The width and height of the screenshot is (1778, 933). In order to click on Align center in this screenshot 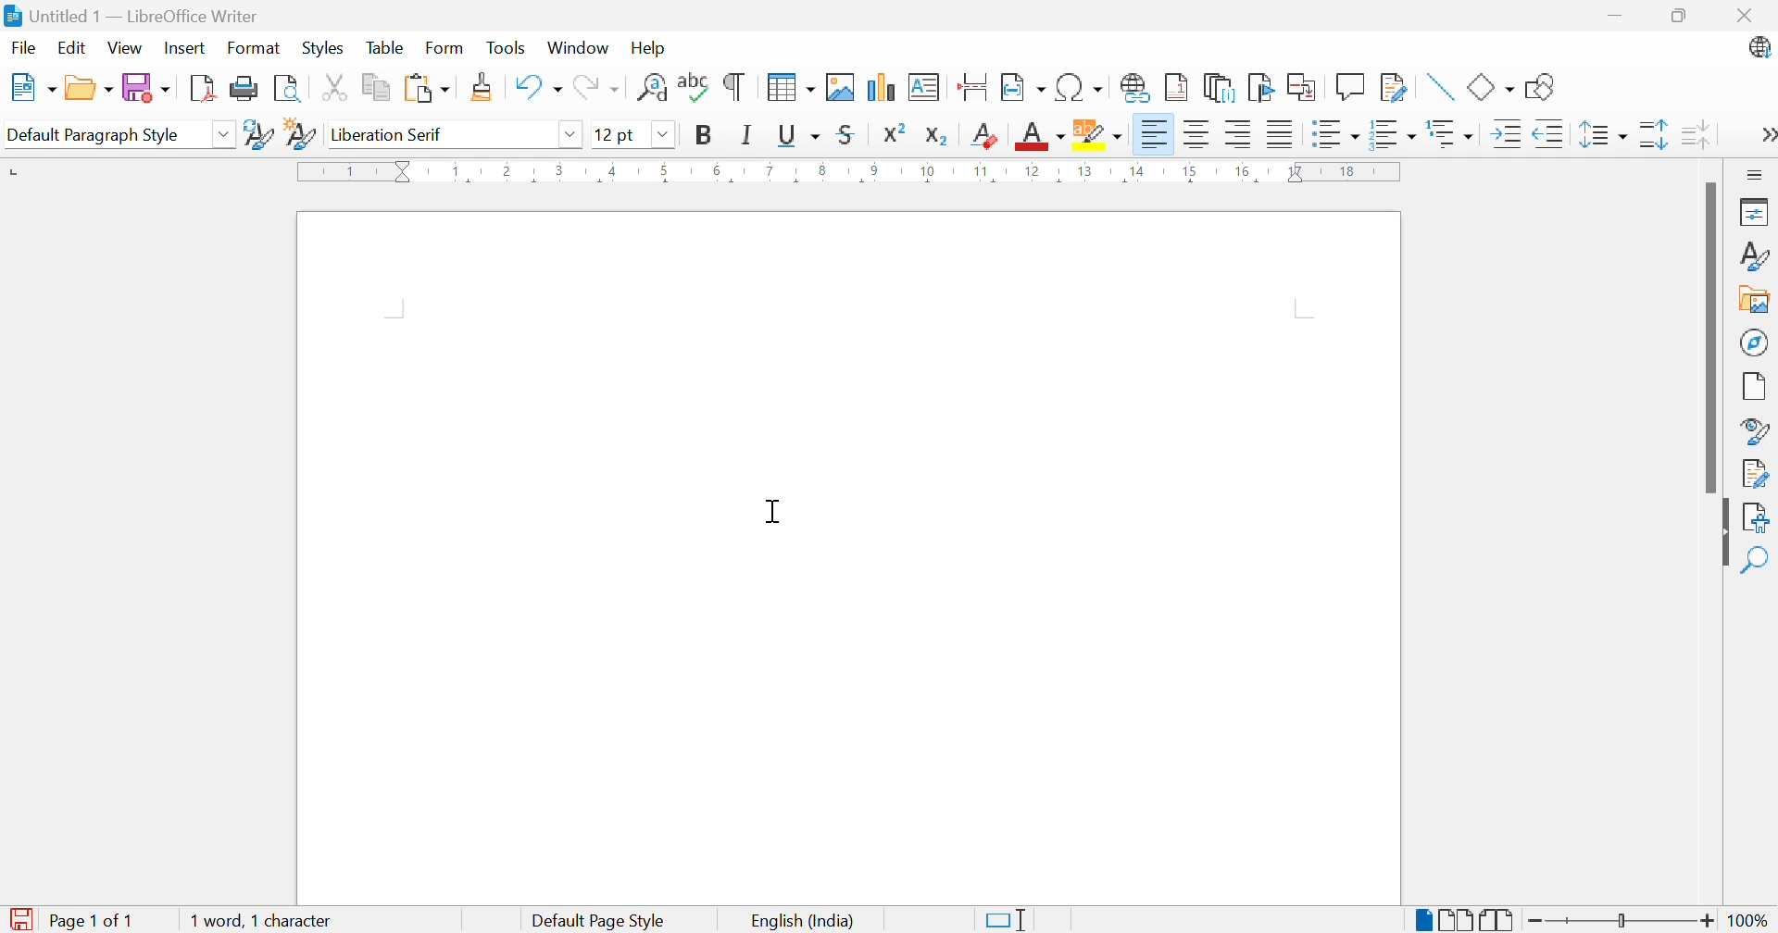, I will do `click(1200, 138)`.